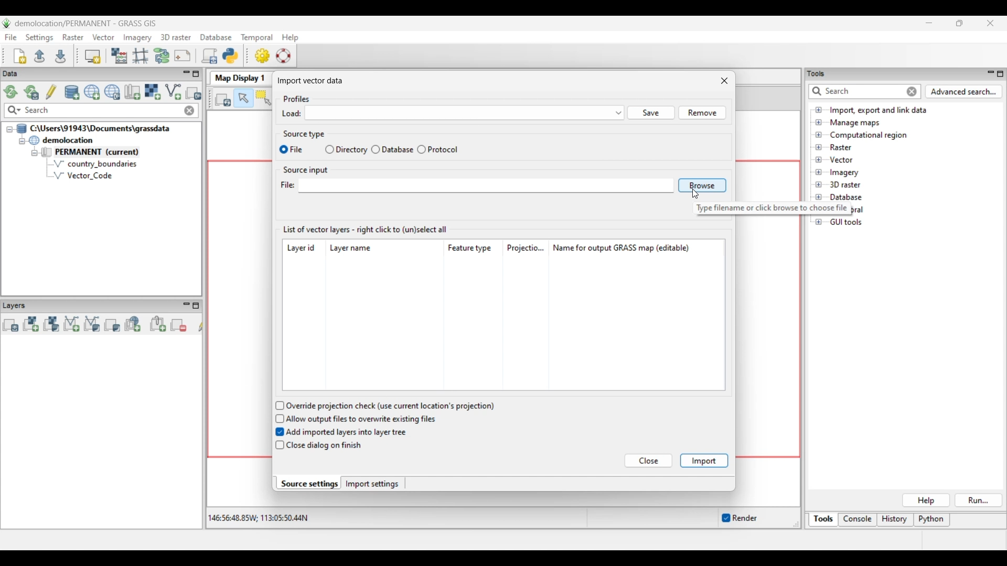 Image resolution: width=1007 pixels, height=566 pixels. Describe the element at coordinates (372, 484) in the screenshot. I see `Import settings` at that location.